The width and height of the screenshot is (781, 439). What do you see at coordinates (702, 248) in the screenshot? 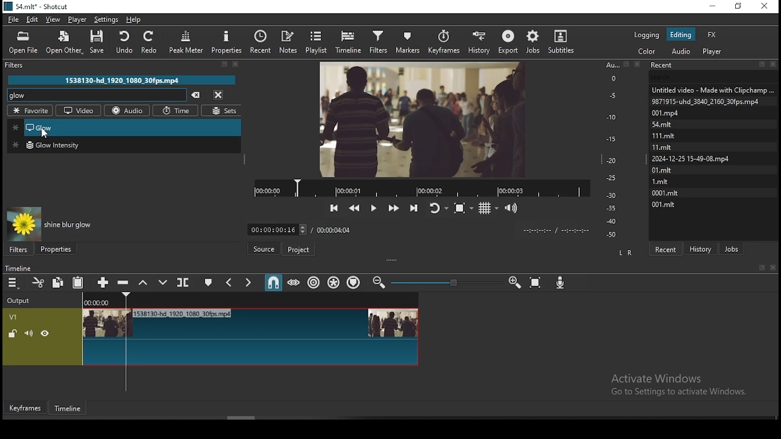
I see `history` at bounding box center [702, 248].